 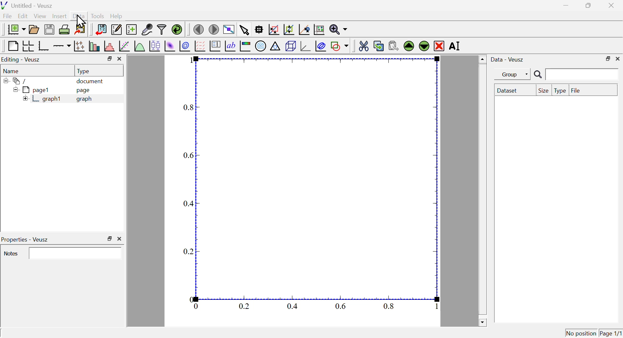 I want to click on 3d graph, so click(x=305, y=46).